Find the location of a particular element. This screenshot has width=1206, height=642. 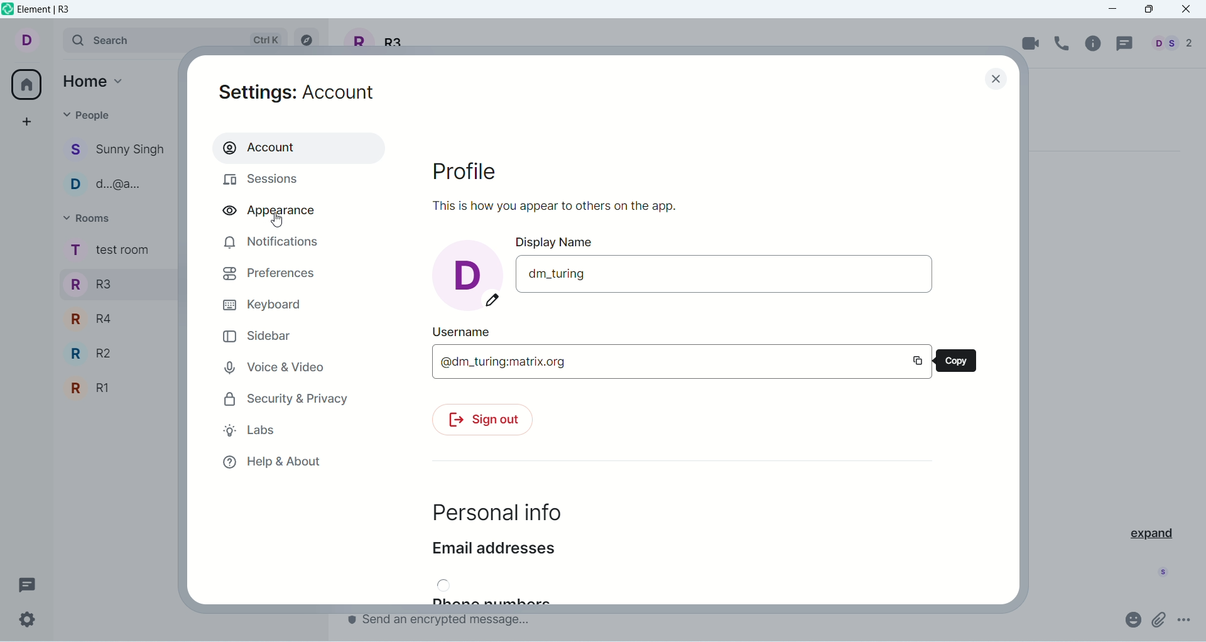

video call is located at coordinates (1031, 43).